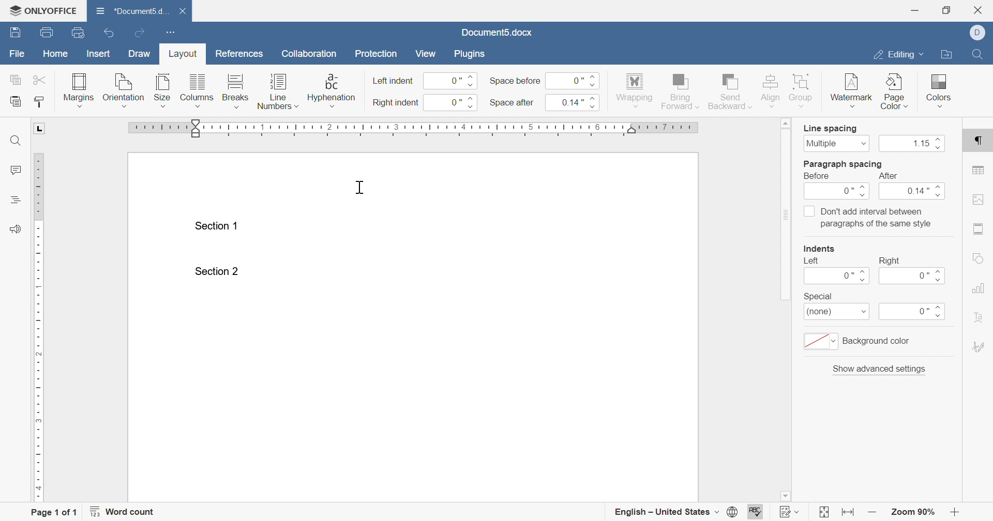  What do you see at coordinates (331, 89) in the screenshot?
I see `hyphenation` at bounding box center [331, 89].